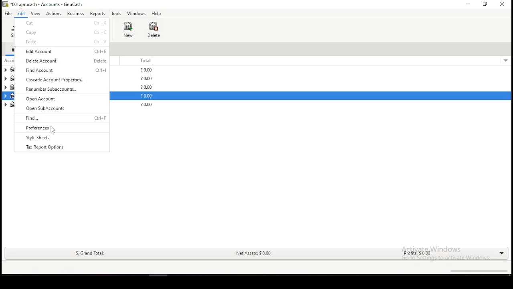  Describe the element at coordinates (63, 118) in the screenshot. I see `find` at that location.